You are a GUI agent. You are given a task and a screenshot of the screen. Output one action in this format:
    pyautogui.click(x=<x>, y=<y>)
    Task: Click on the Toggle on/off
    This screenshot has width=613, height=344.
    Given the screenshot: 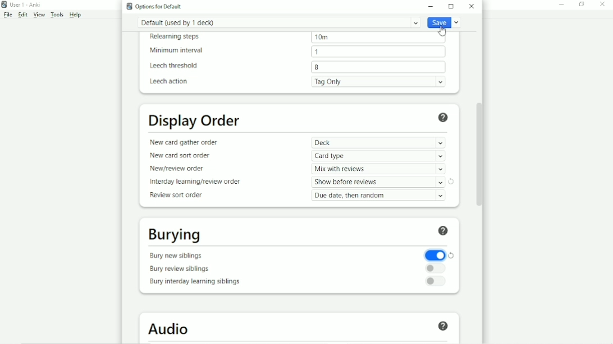 What is the action you would take?
    pyautogui.click(x=435, y=254)
    